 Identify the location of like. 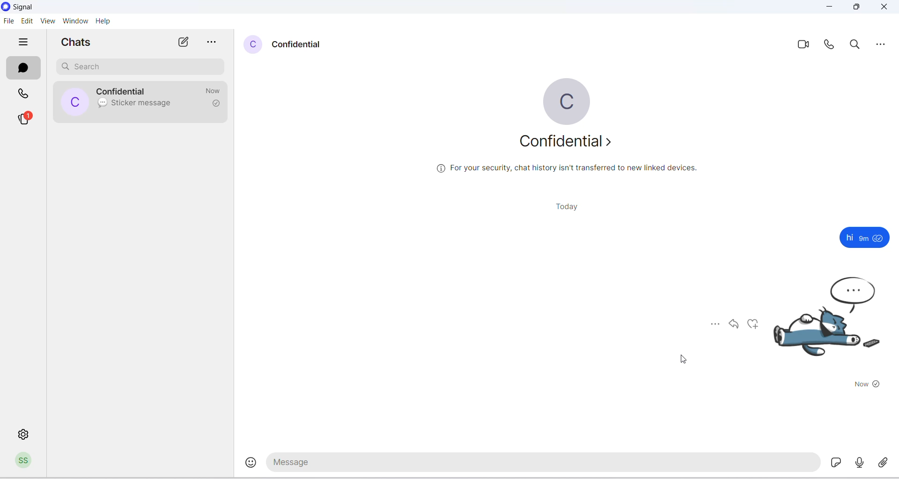
(755, 325).